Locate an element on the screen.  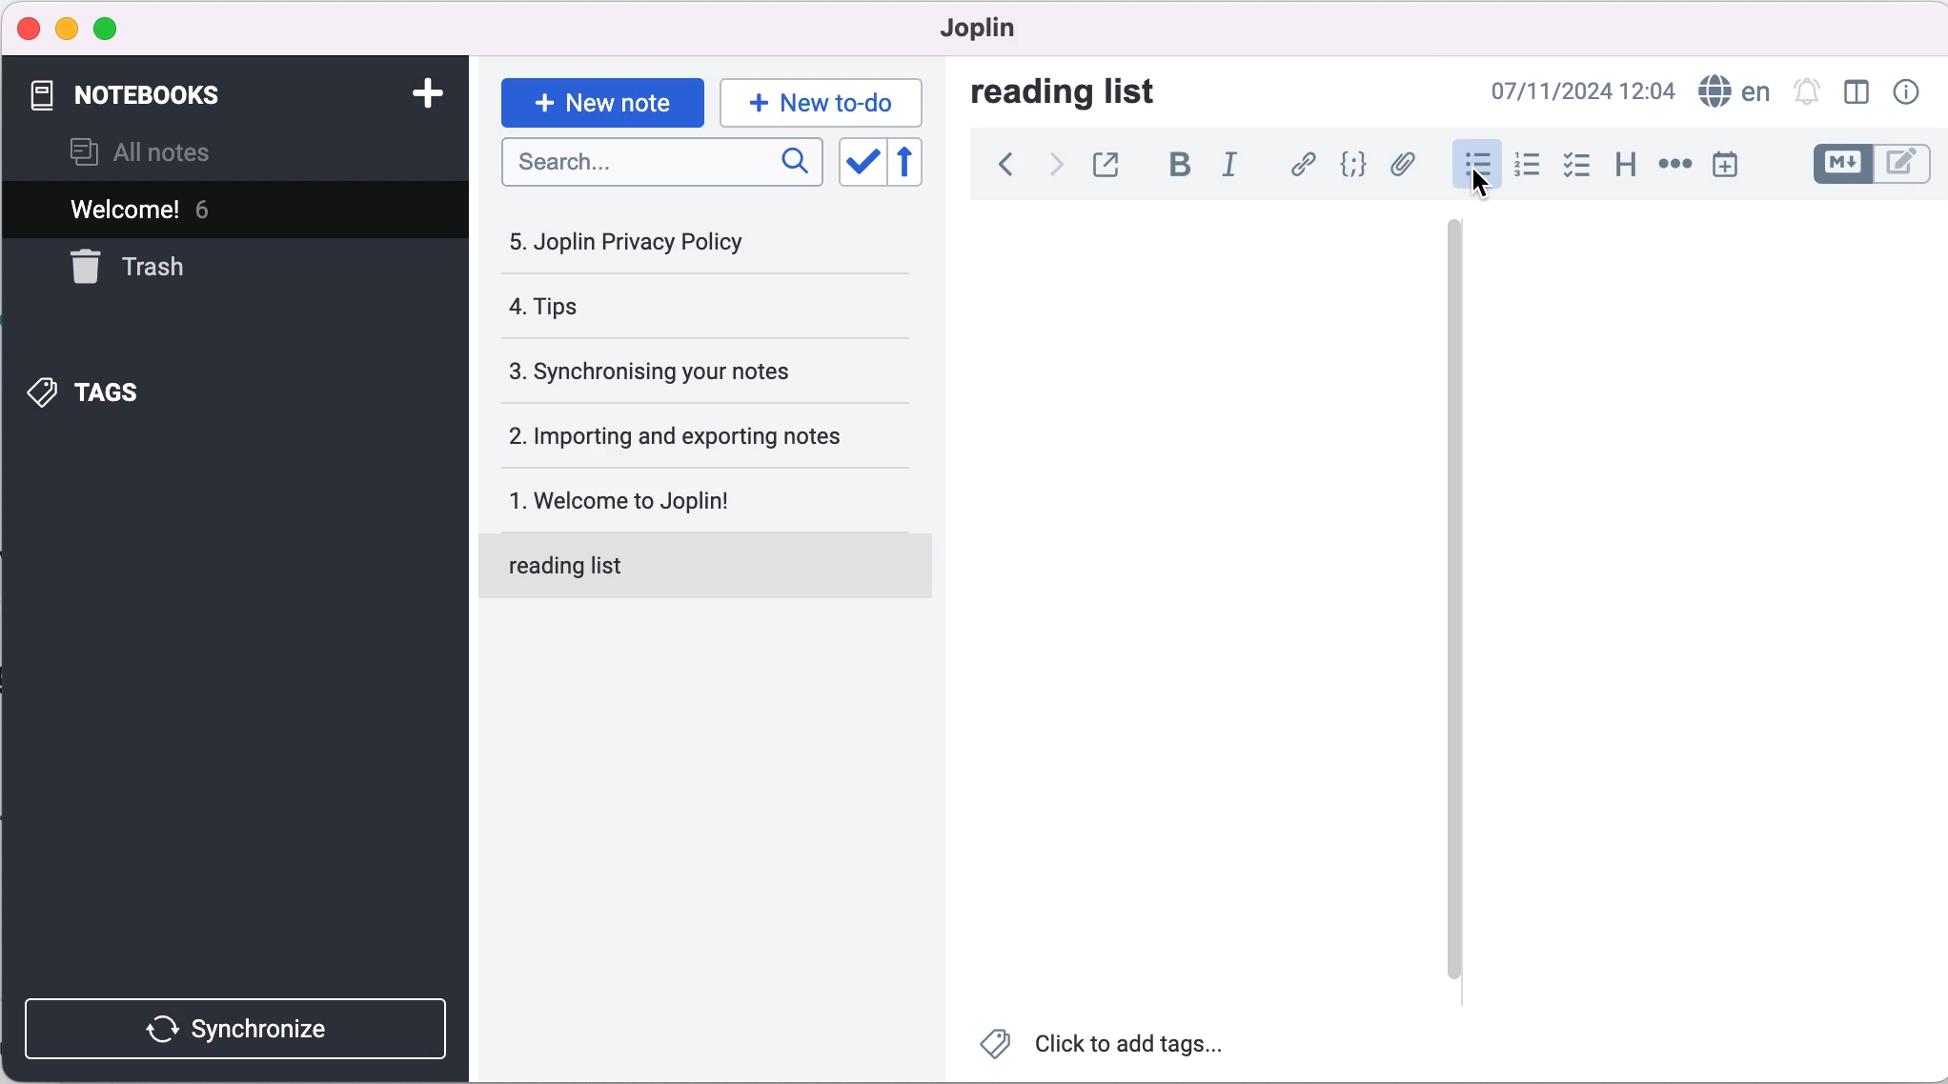
toggle editor layout is located at coordinates (1852, 93).